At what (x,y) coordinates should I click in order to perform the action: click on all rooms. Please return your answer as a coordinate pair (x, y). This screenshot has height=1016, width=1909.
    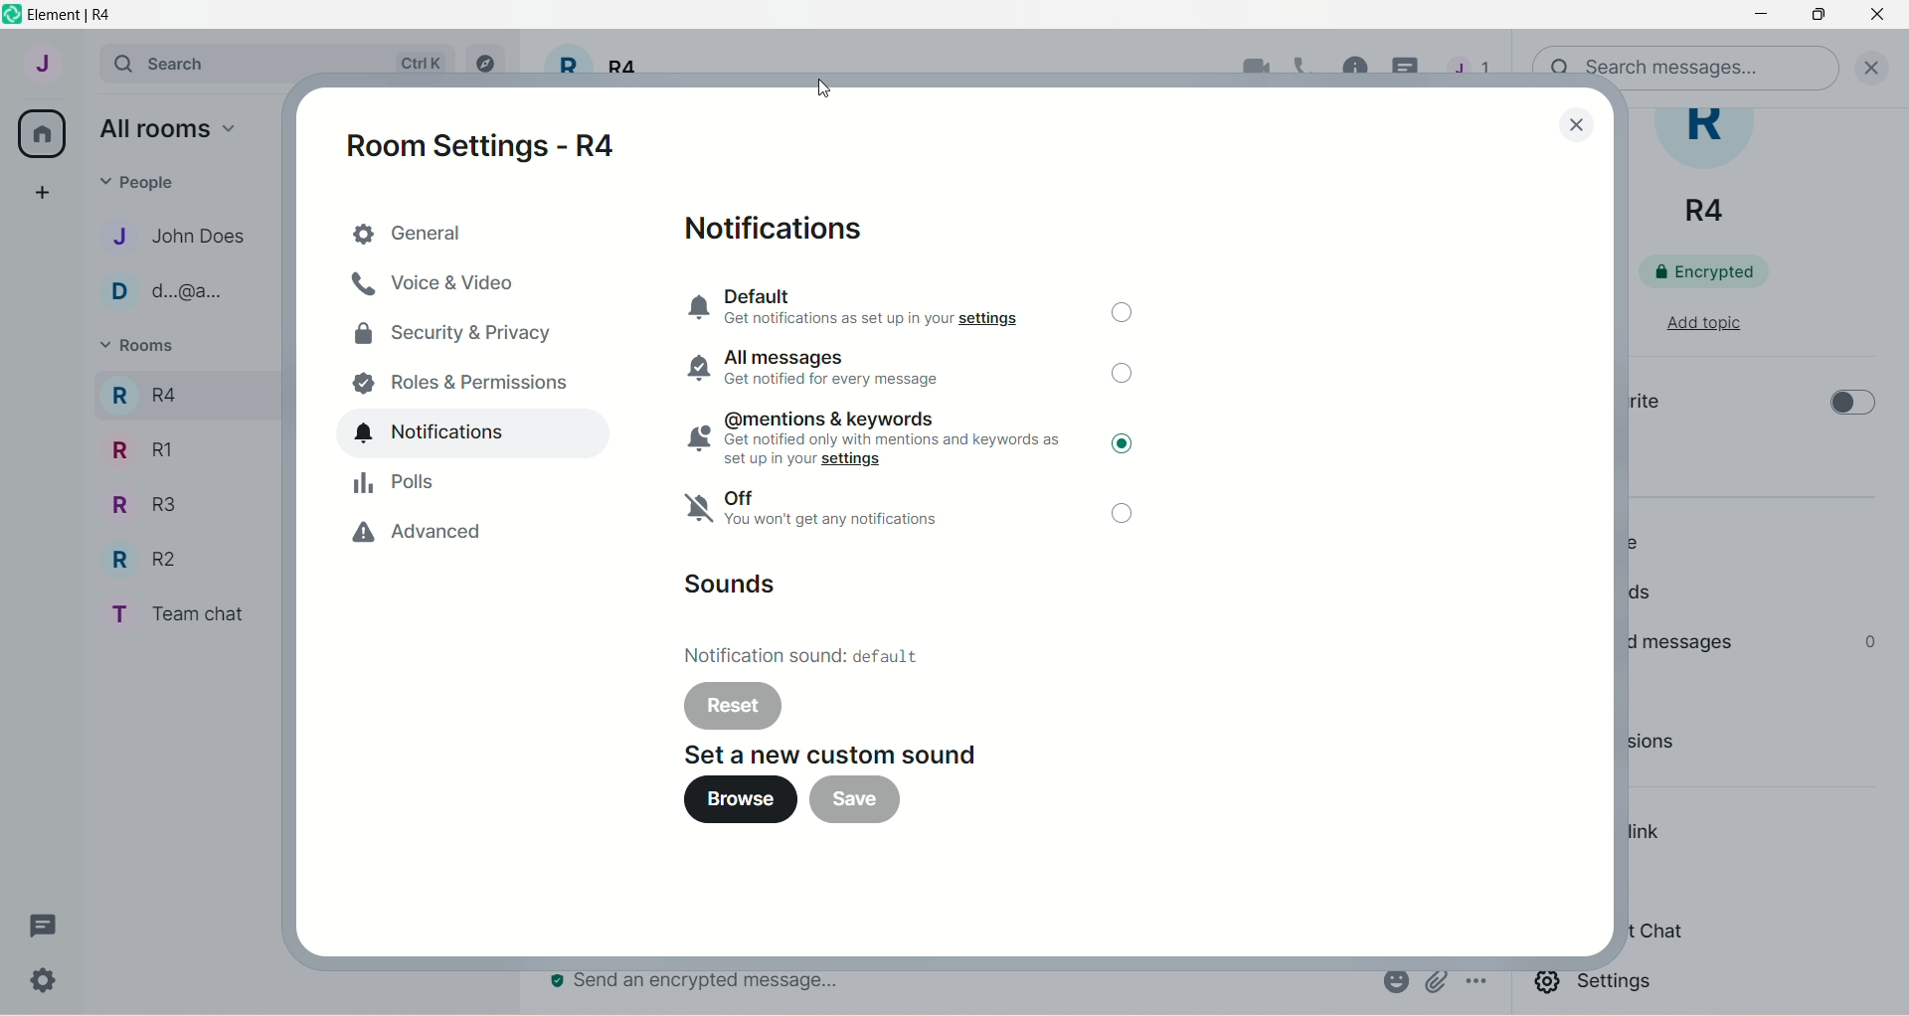
    Looking at the image, I should click on (166, 127).